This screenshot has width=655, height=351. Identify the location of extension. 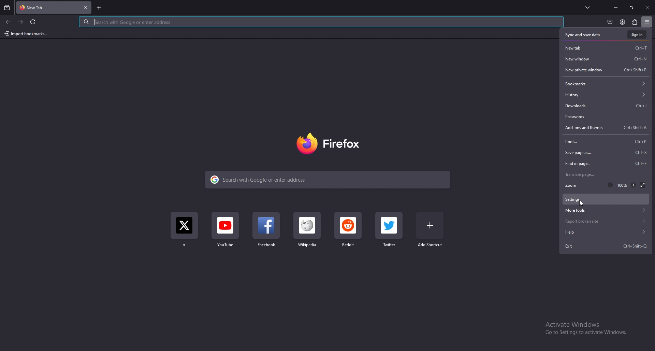
(634, 22).